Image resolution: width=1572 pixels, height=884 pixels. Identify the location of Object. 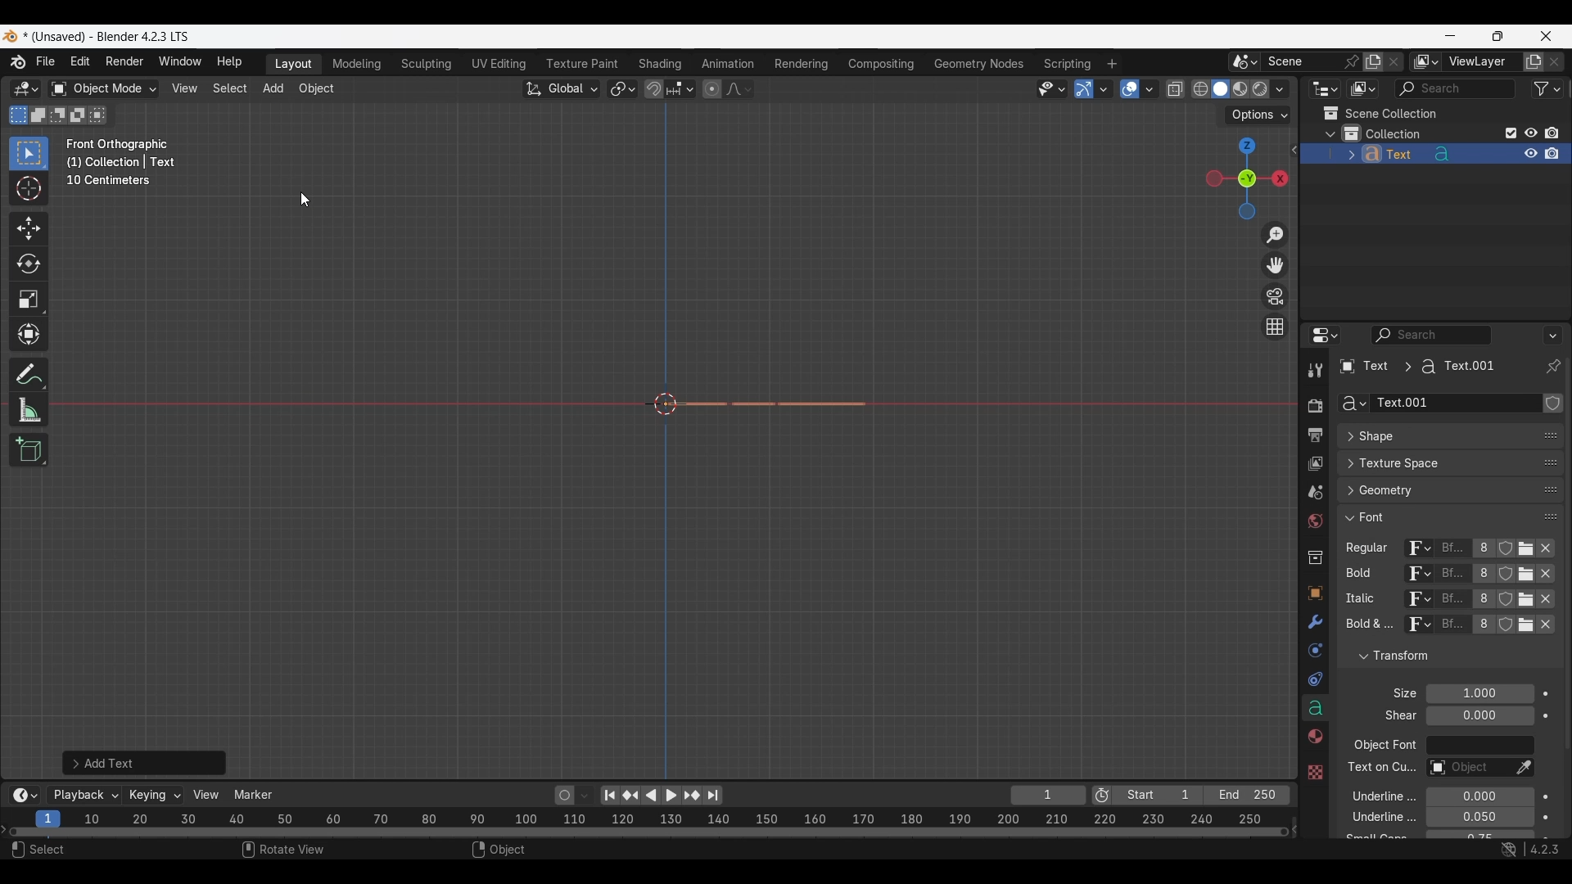
(1314, 593).